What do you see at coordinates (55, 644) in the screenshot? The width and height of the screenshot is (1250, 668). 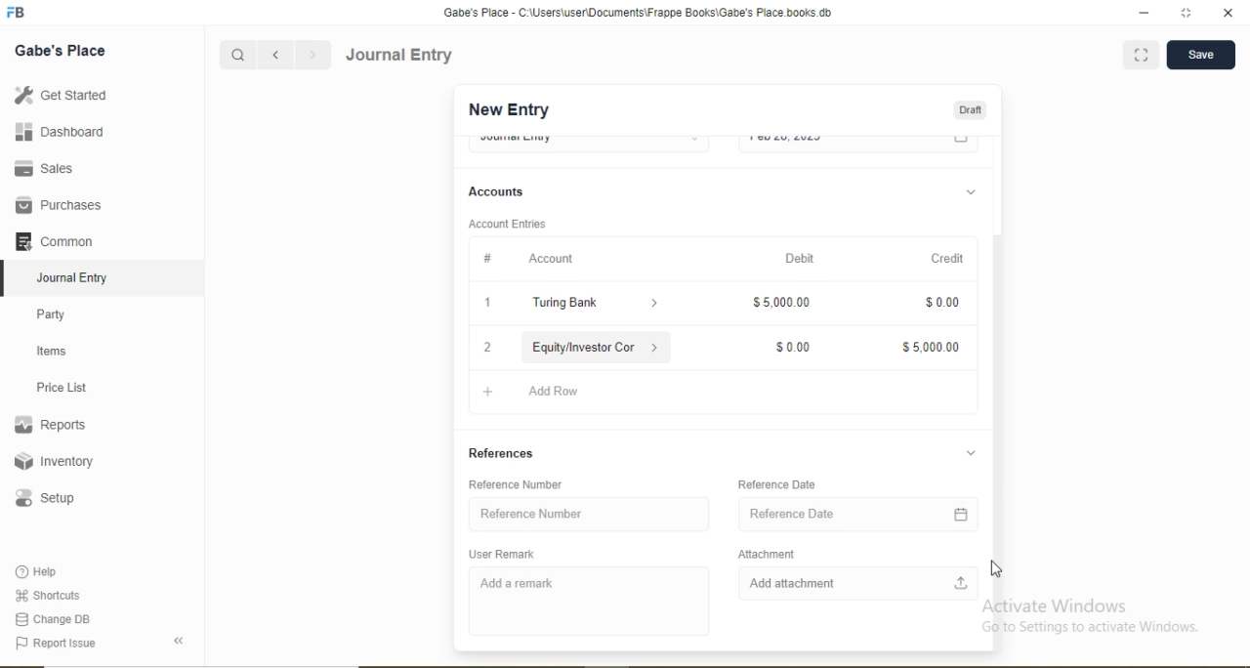 I see `Report Issue` at bounding box center [55, 644].